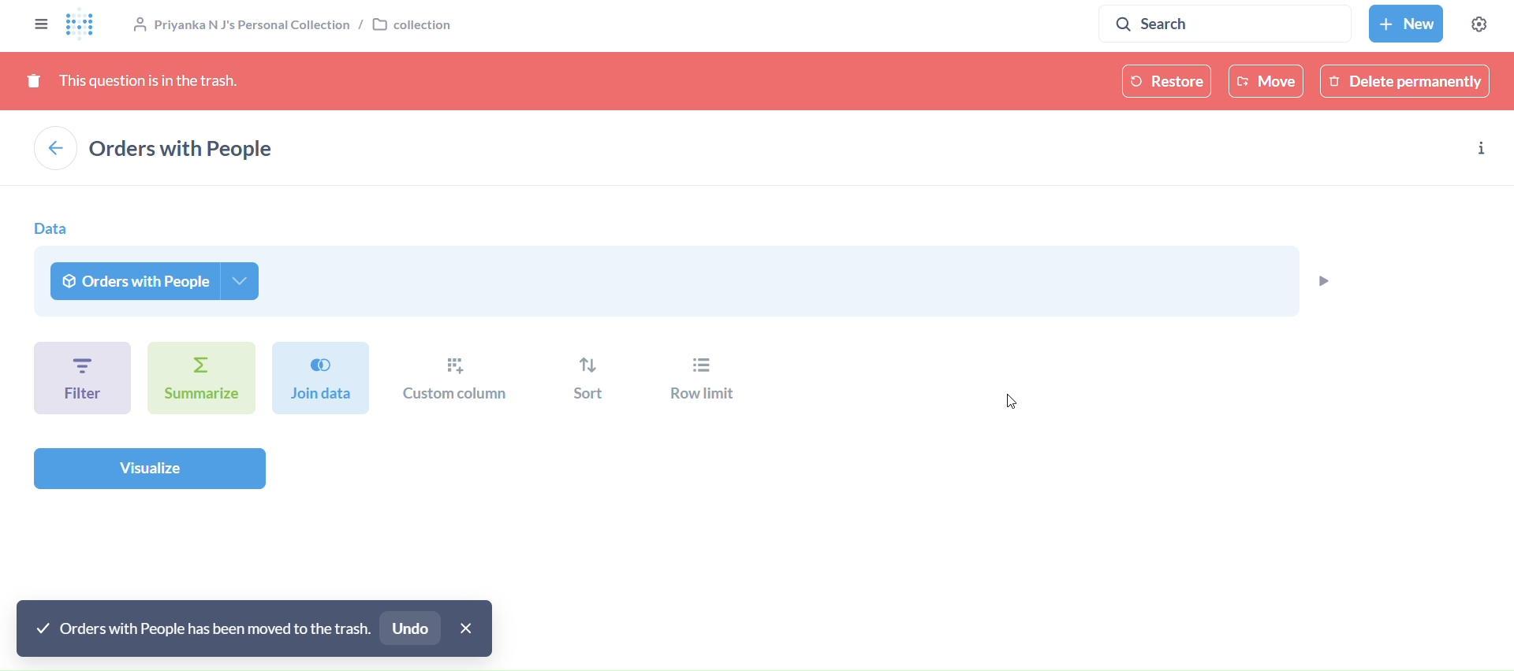 Image resolution: width=1514 pixels, height=671 pixels. What do you see at coordinates (41, 24) in the screenshot?
I see `close sidebar` at bounding box center [41, 24].